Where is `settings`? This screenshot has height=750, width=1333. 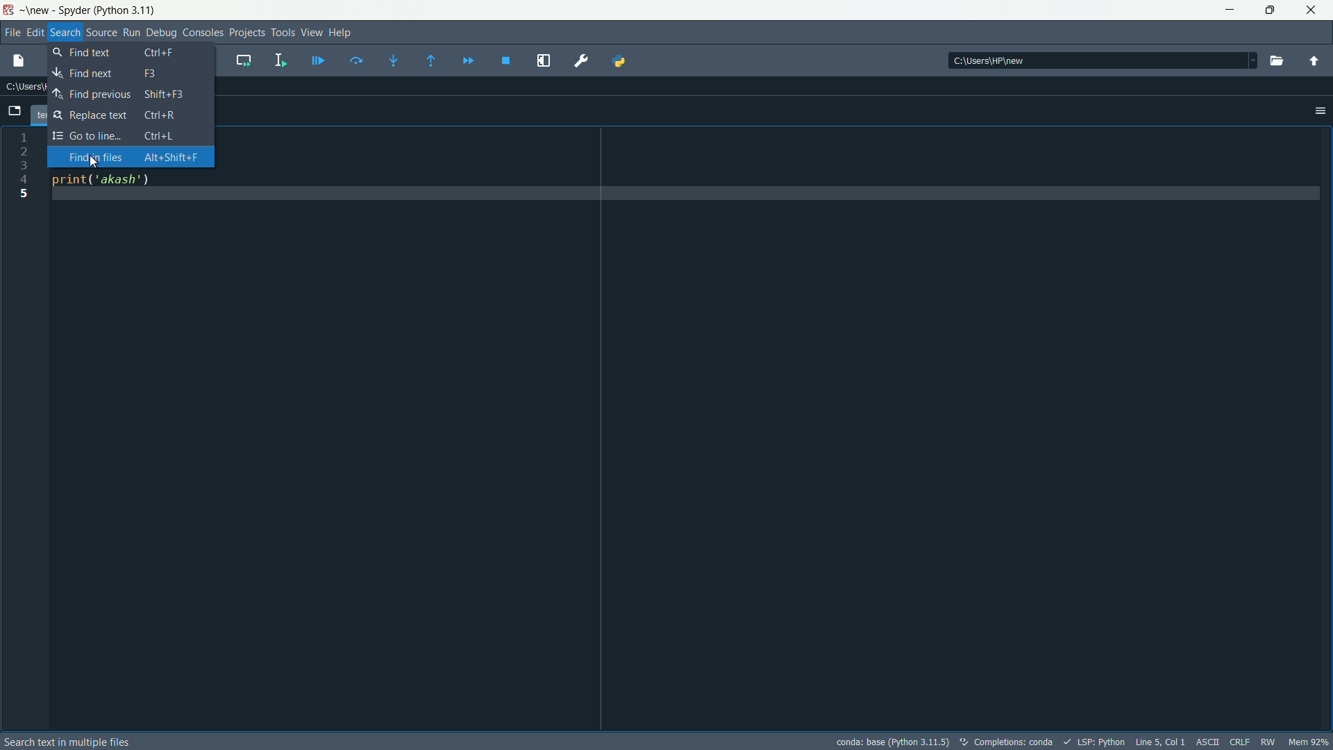
settings is located at coordinates (1319, 110).